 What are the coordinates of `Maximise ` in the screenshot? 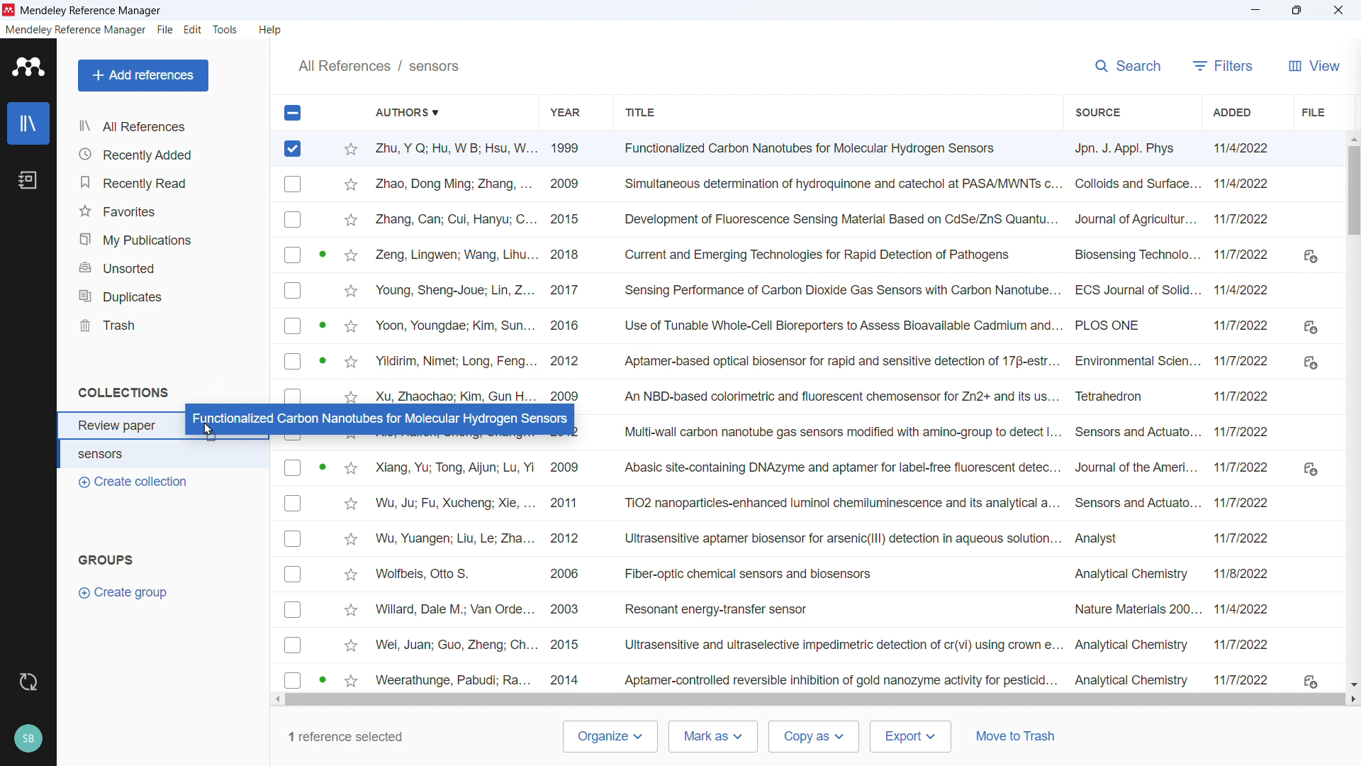 It's located at (1296, 11).